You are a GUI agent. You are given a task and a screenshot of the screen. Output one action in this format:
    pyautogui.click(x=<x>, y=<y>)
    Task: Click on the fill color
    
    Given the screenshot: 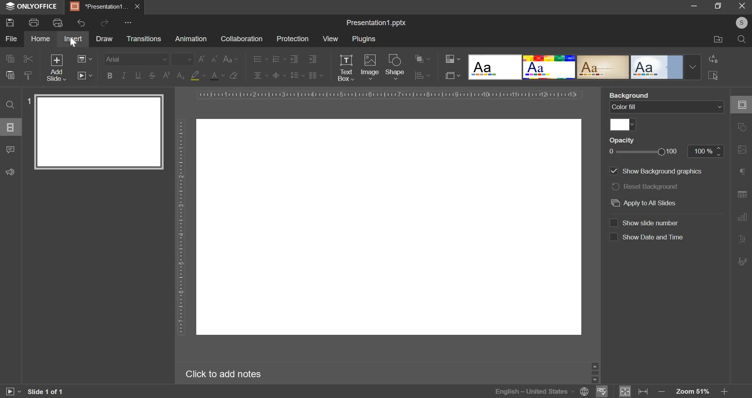 What is the action you would take?
    pyautogui.click(x=197, y=76)
    